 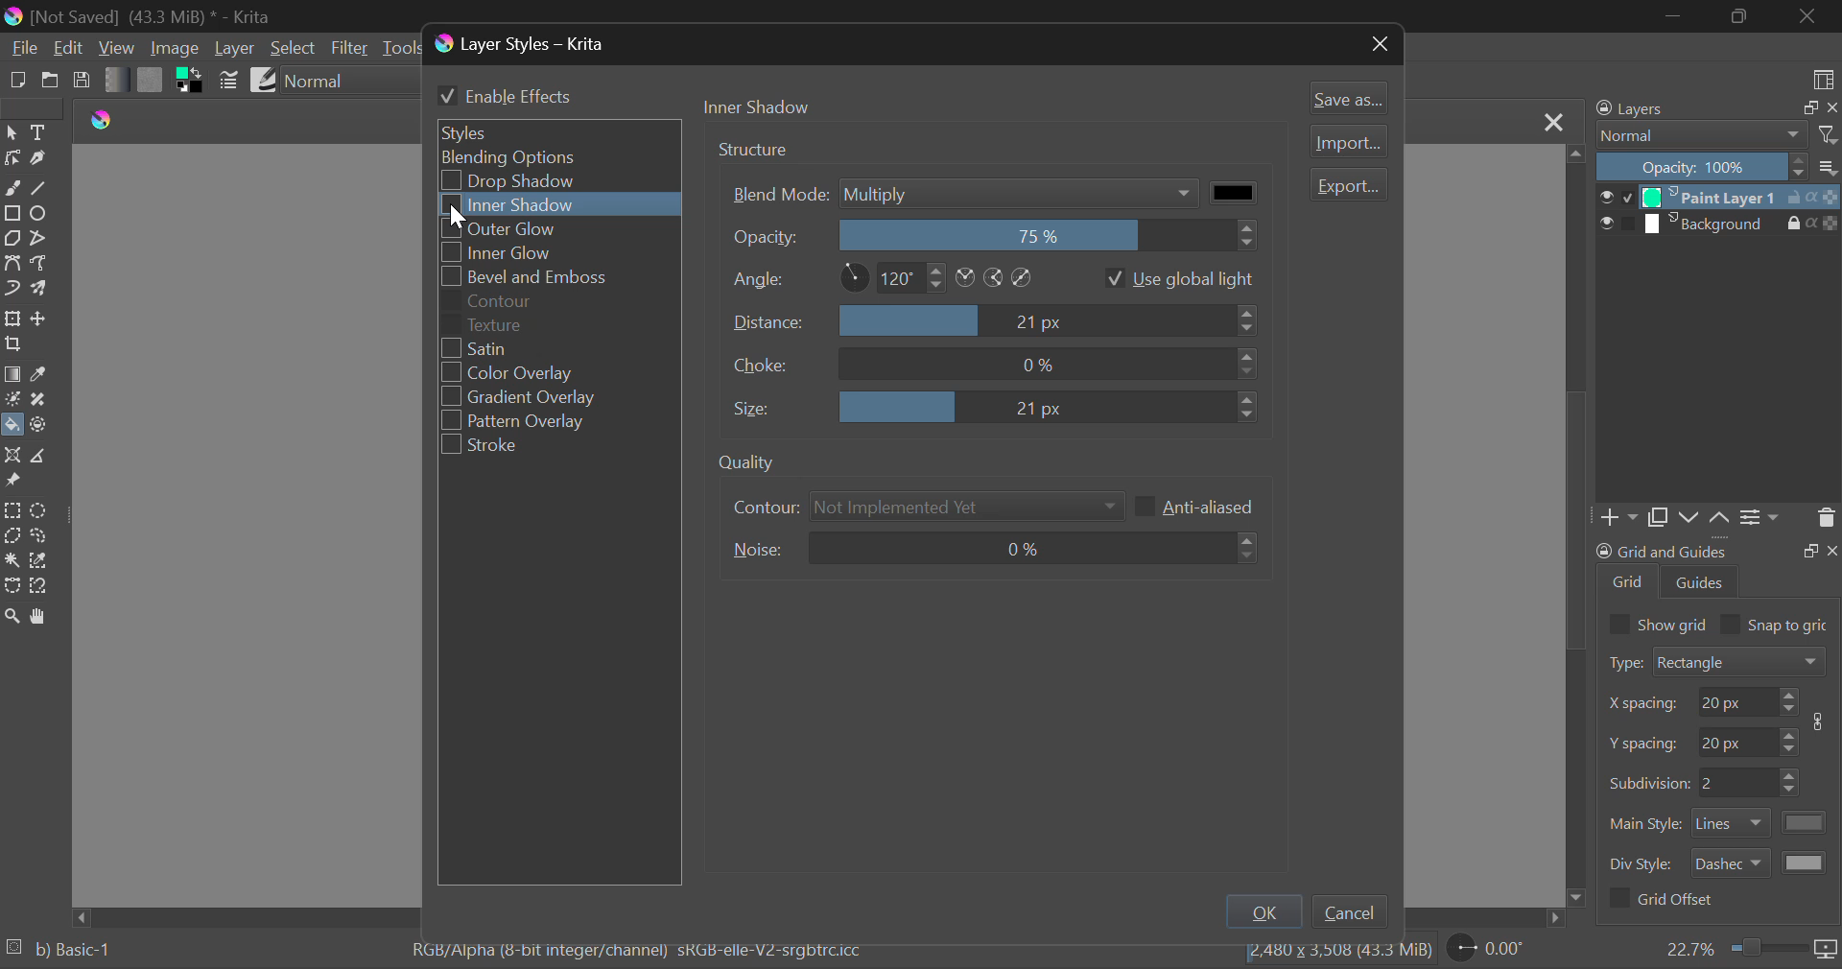 What do you see at coordinates (1719, 168) in the screenshot?
I see `Opacity` at bounding box center [1719, 168].